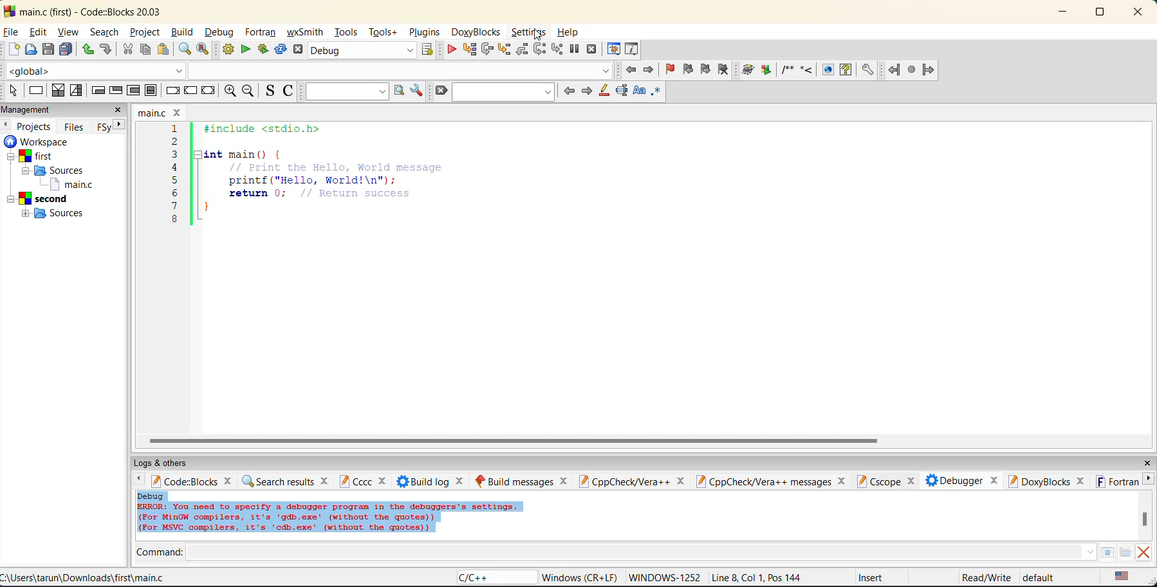  I want to click on projects, so click(36, 125).